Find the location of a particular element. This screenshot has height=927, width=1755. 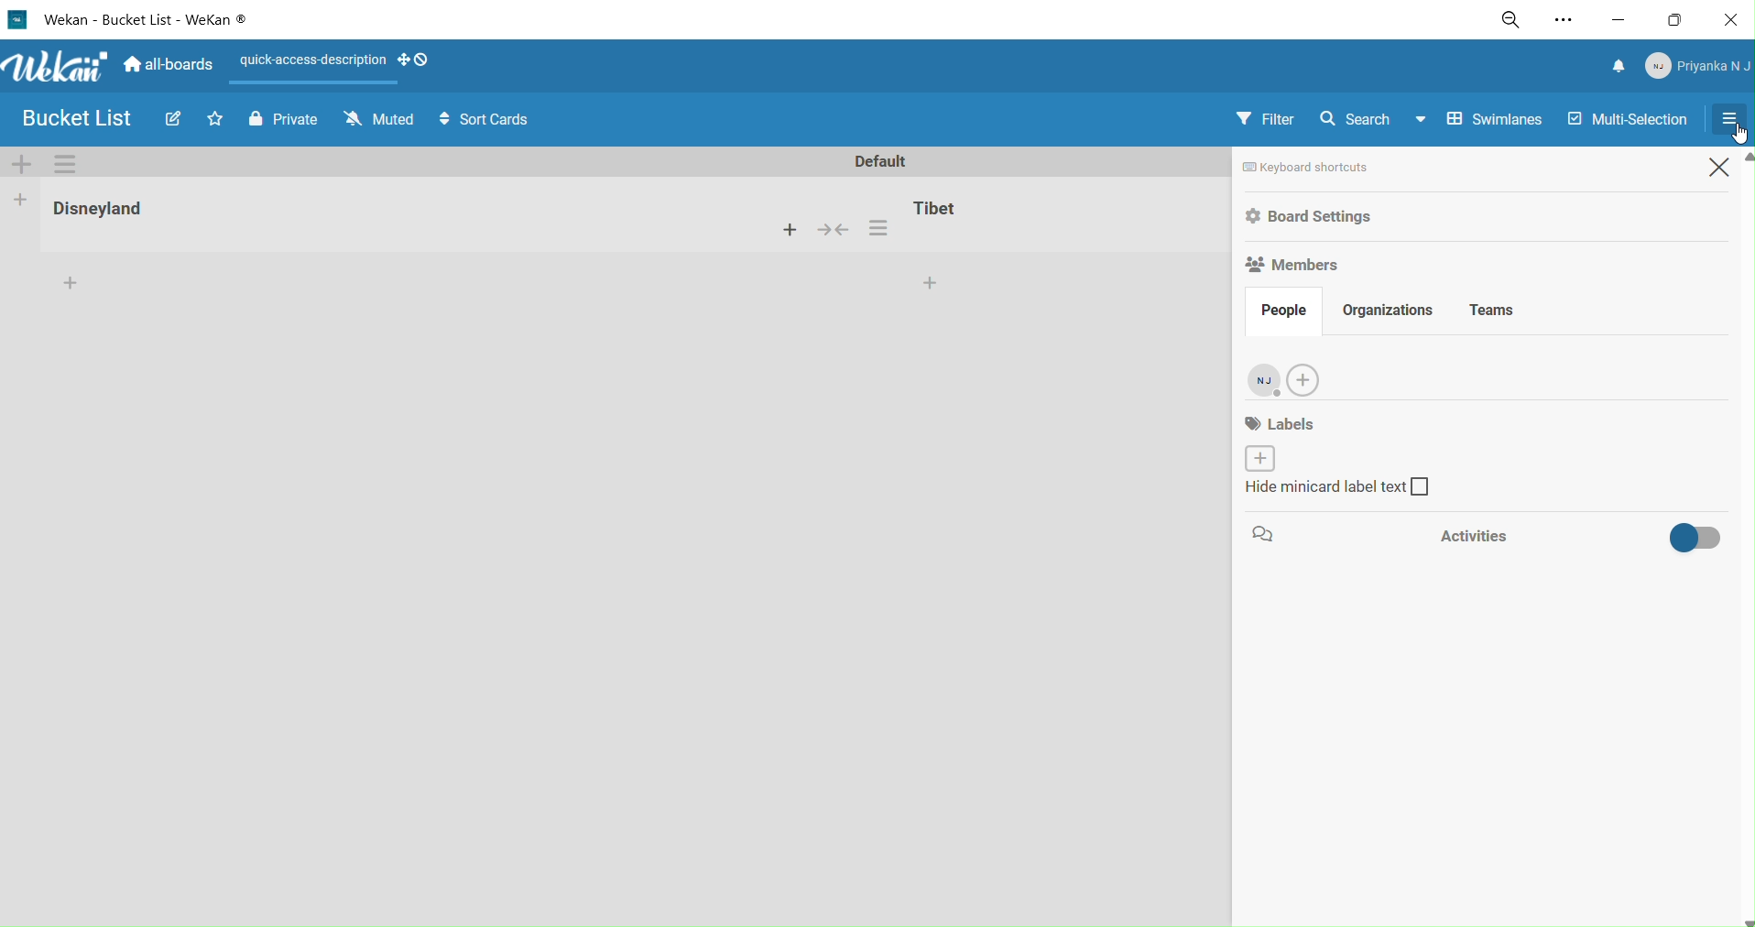

selecting open sidebar or close sidebar is located at coordinates (1732, 125).